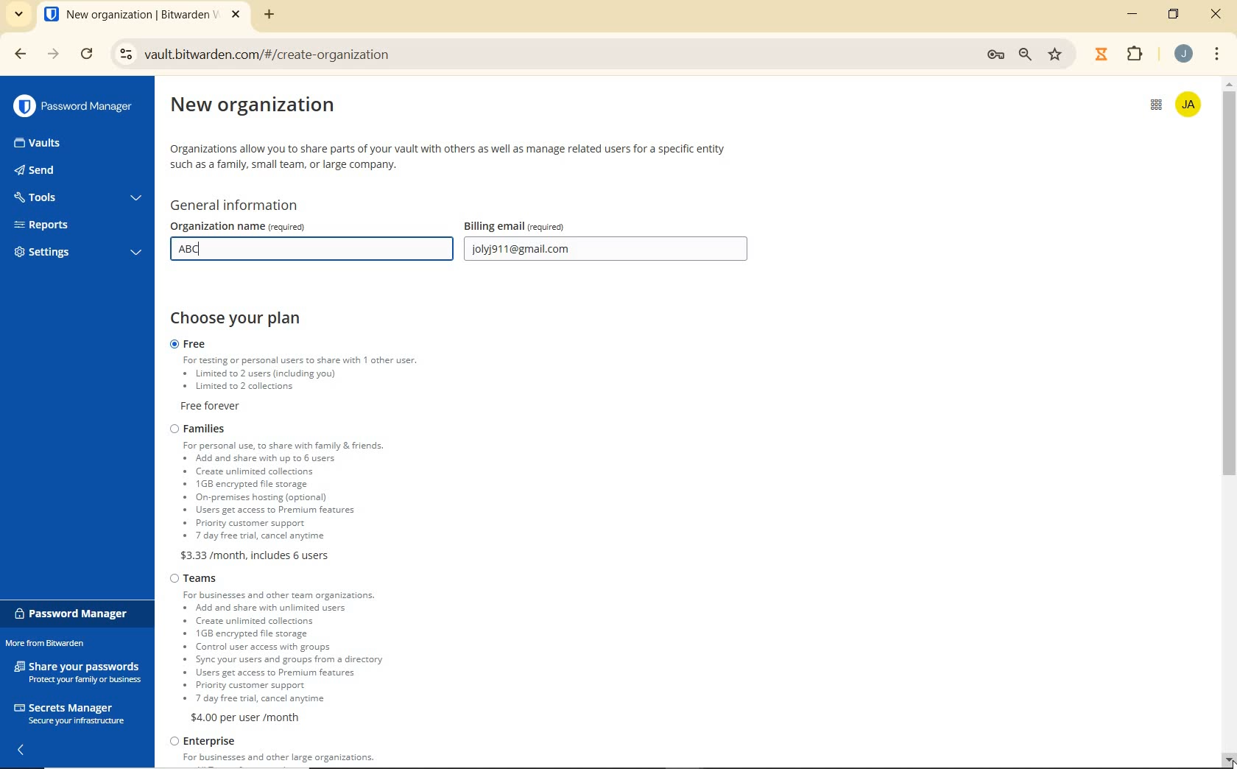 The height and width of the screenshot is (769, 1237). I want to click on zoom, so click(1027, 55).